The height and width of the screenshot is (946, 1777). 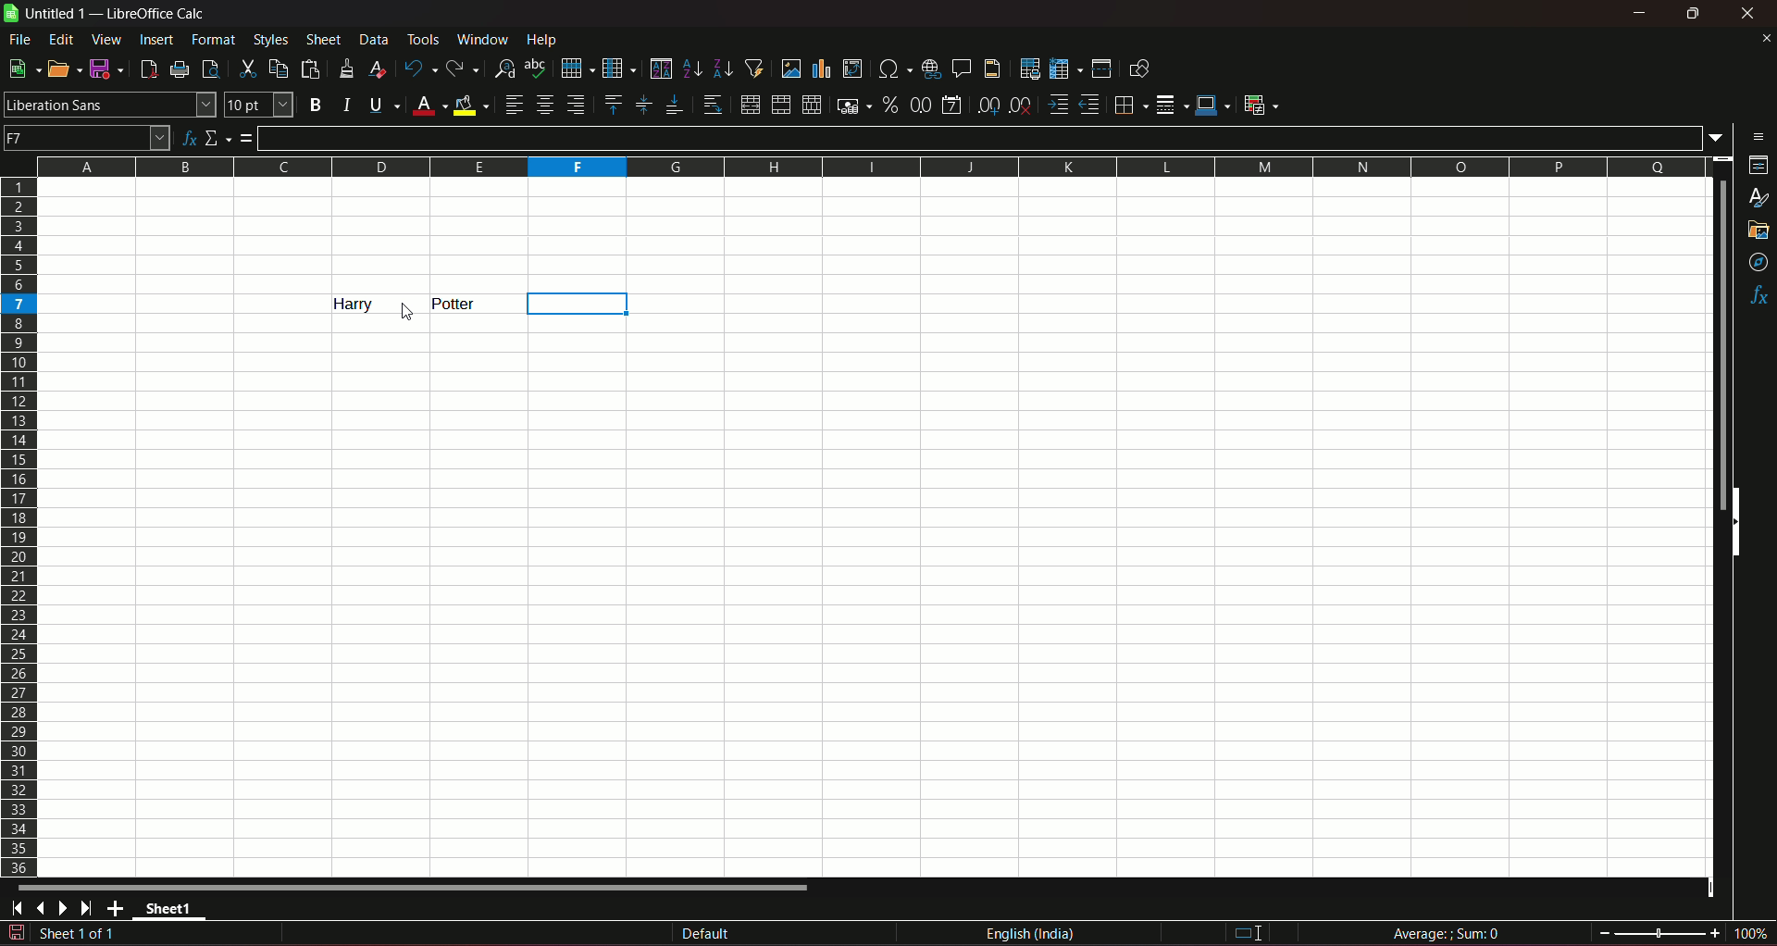 I want to click on clear direct formatting, so click(x=380, y=68).